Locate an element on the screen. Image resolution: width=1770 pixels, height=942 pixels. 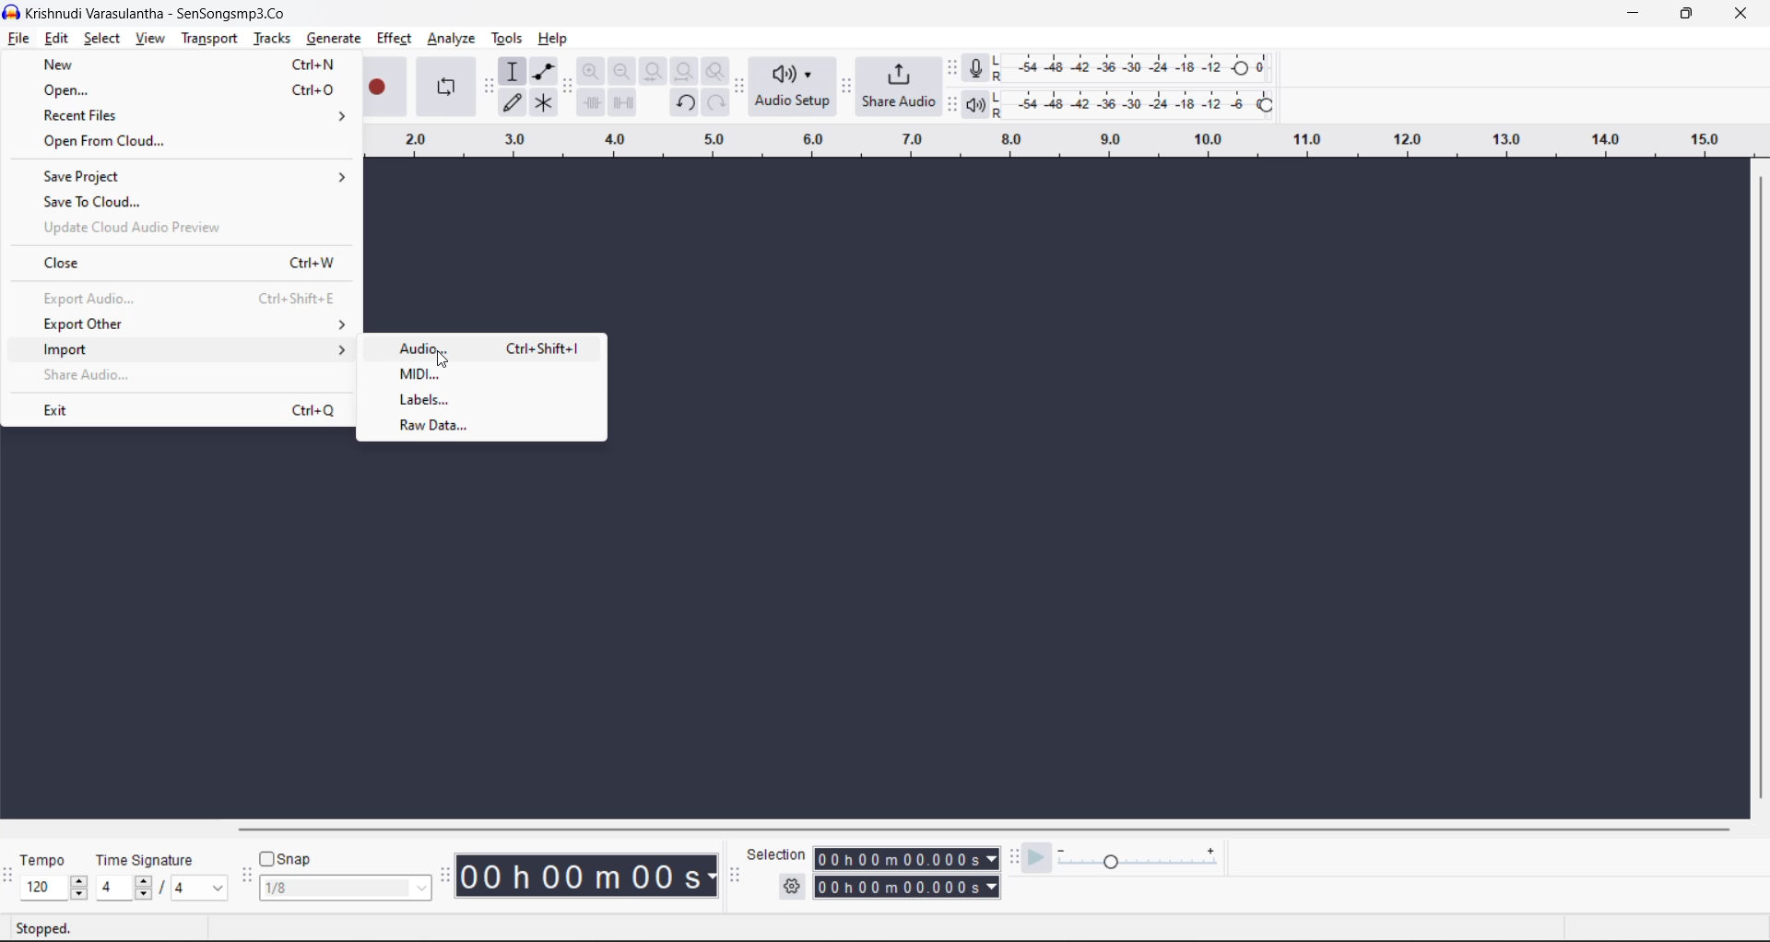
speed selector is located at coordinates (53, 889).